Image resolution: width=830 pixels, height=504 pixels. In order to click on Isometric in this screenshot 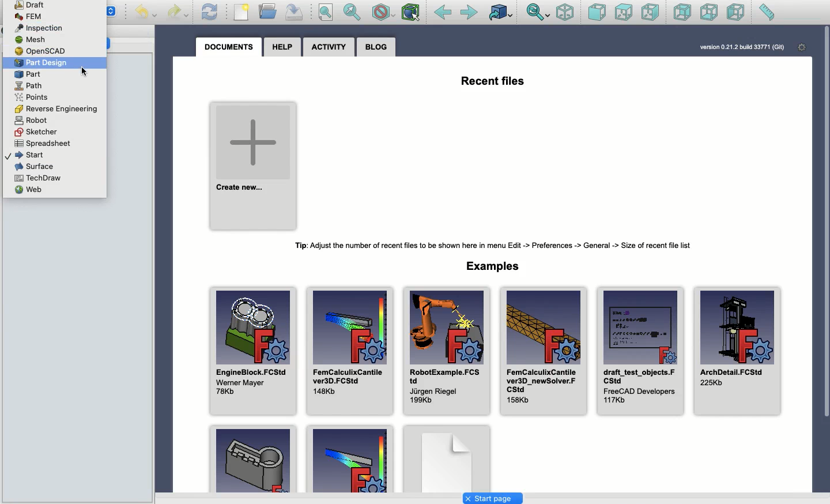, I will do `click(564, 13)`.